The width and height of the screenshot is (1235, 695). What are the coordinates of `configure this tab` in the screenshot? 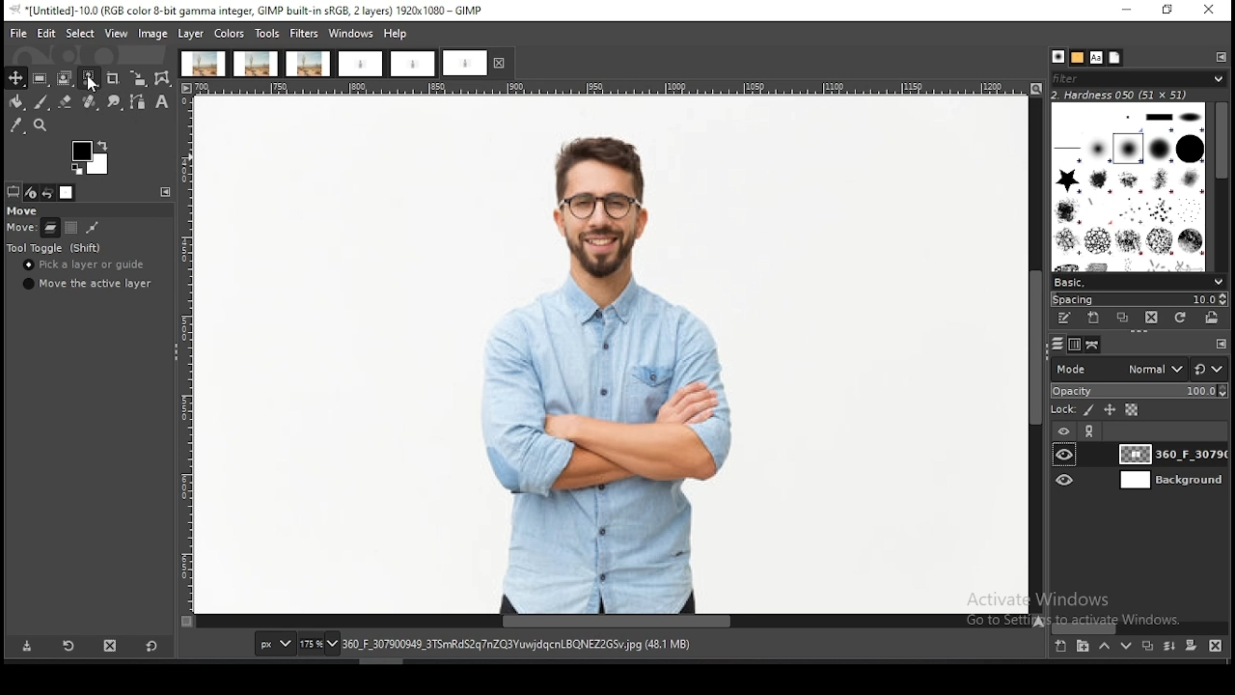 It's located at (1218, 58).